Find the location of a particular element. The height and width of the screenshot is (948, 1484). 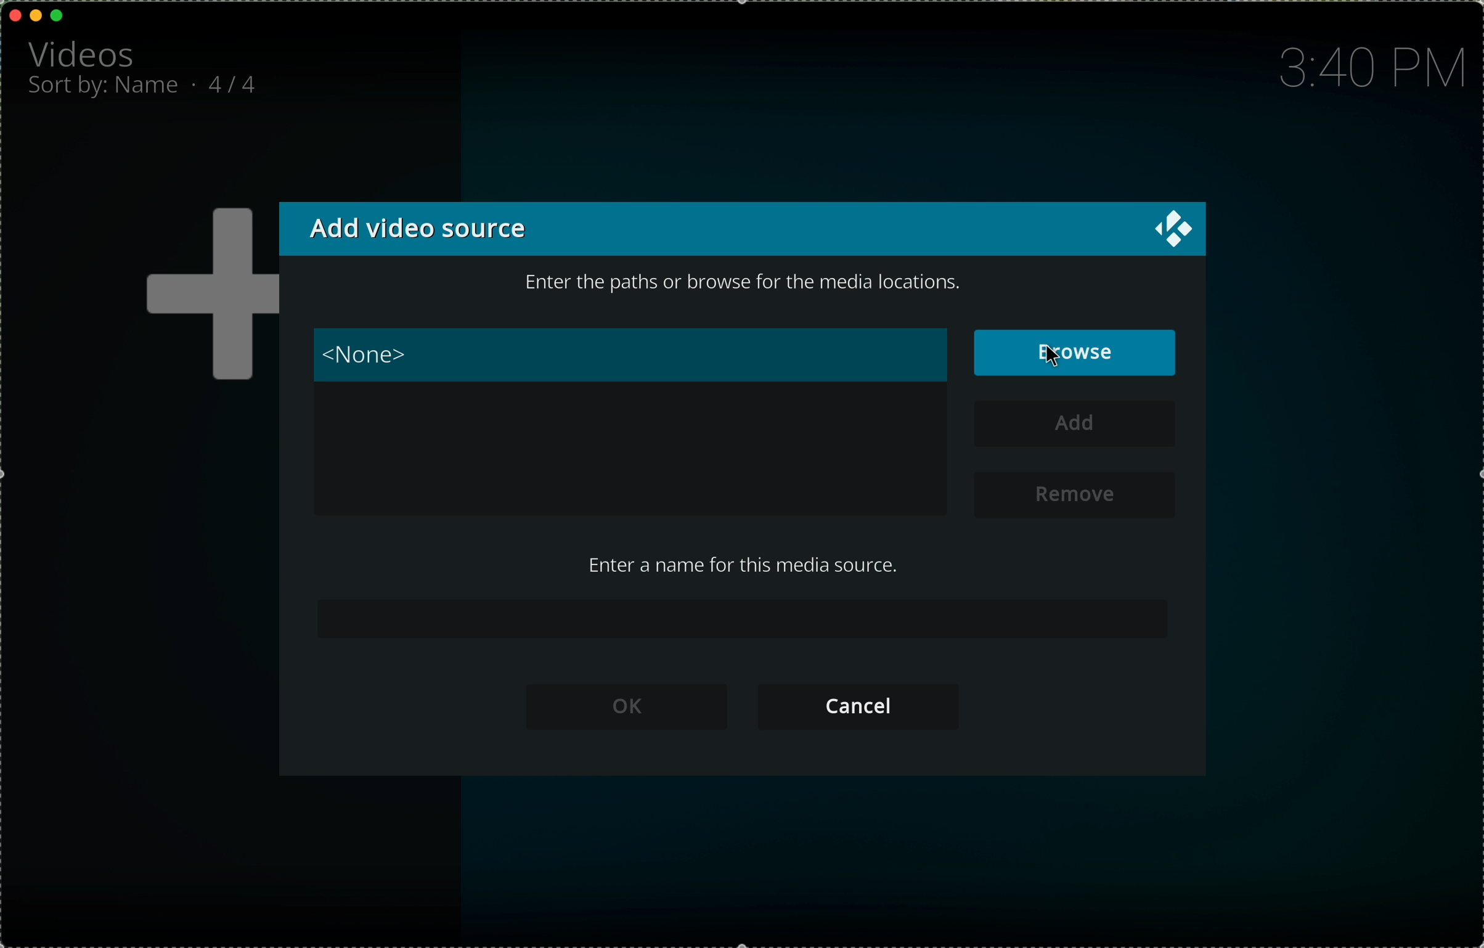

maximise is located at coordinates (58, 15).